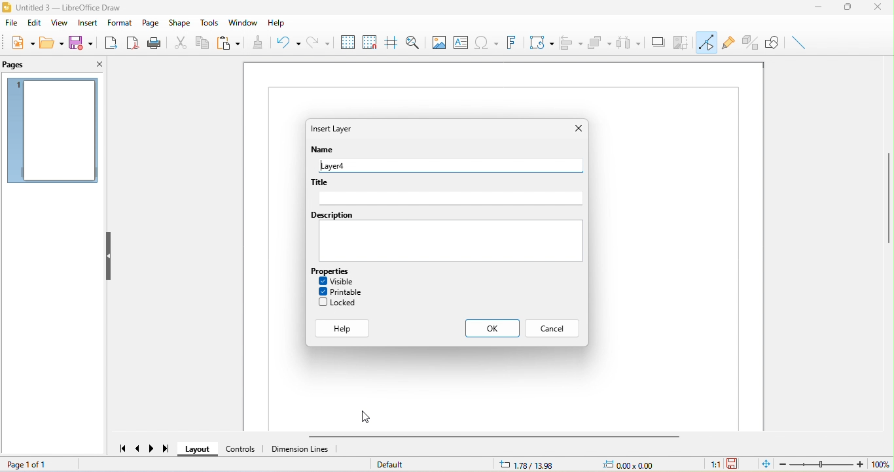  I want to click on Description, so click(331, 215).